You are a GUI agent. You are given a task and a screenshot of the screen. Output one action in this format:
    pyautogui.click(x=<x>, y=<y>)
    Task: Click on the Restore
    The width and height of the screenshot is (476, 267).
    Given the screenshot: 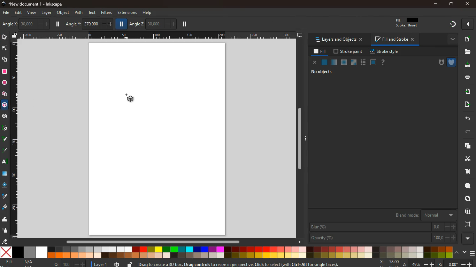 What is the action you would take?
    pyautogui.click(x=451, y=4)
    